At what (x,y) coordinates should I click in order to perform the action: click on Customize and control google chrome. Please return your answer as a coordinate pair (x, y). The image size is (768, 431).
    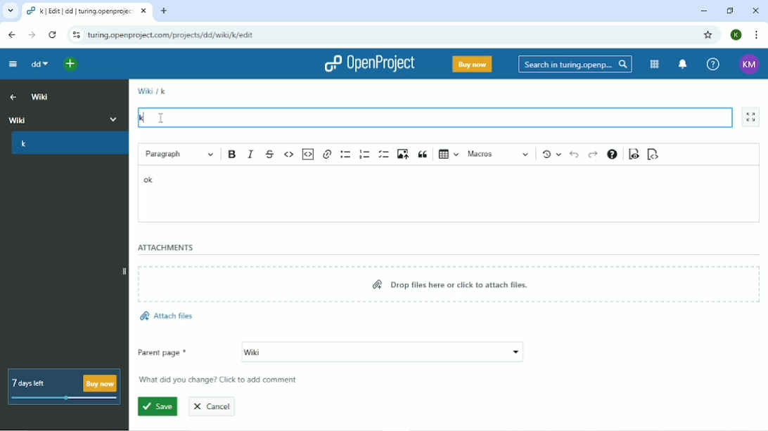
    Looking at the image, I should click on (755, 35).